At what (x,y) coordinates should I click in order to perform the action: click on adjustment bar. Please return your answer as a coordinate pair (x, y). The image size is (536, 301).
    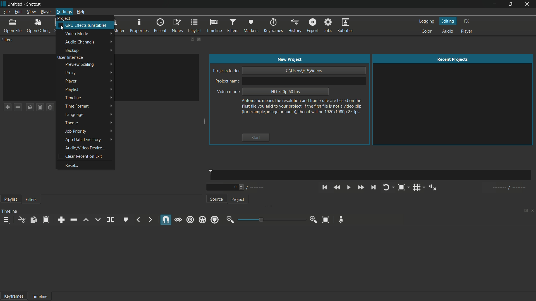
    Looking at the image, I should click on (270, 220).